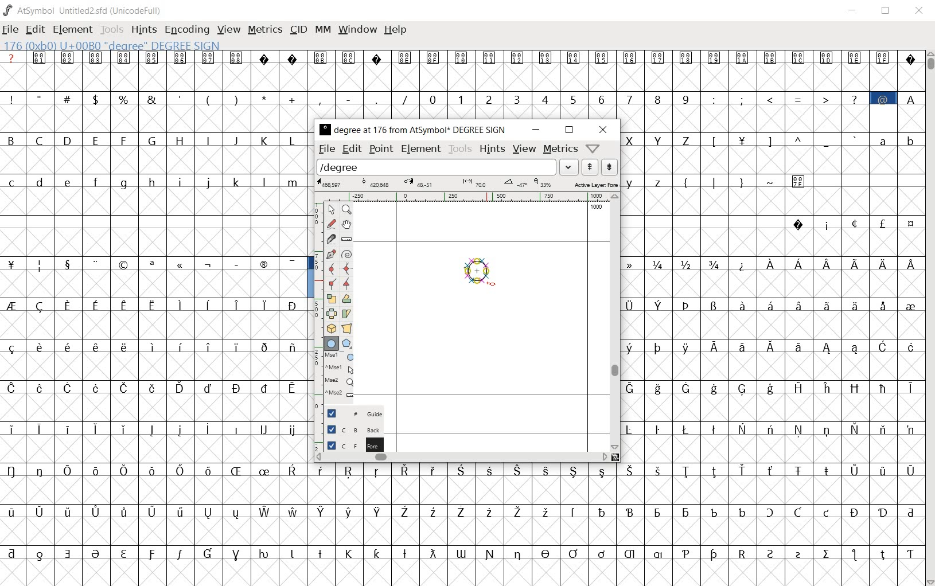  I want to click on help, so click(397, 30).